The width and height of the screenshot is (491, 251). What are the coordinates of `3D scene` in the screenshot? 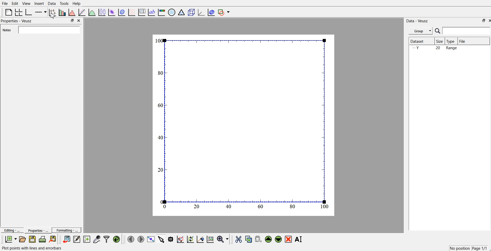 It's located at (191, 12).